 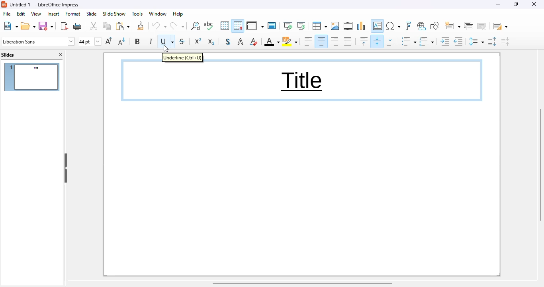 I want to click on window, so click(x=158, y=14).